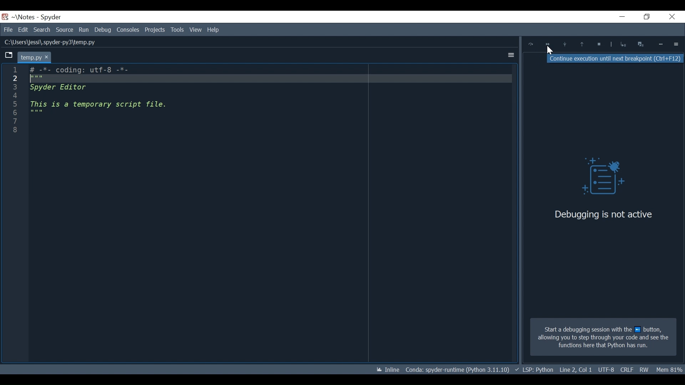 Image resolution: width=685 pixels, height=385 pixels. Describe the element at coordinates (457, 369) in the screenshot. I see `Conda Environment Indicator` at that location.